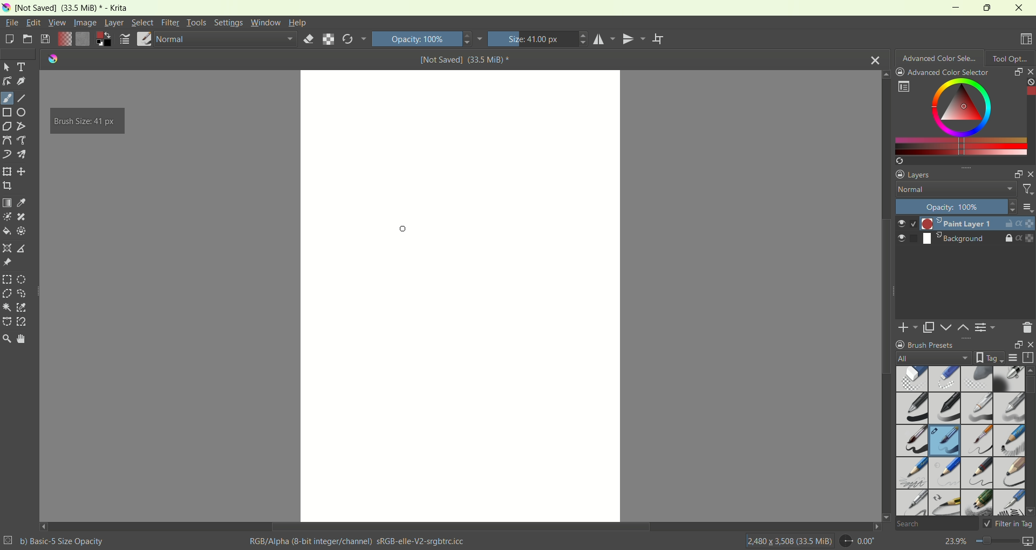 The width and height of the screenshot is (1036, 550). What do you see at coordinates (1015, 345) in the screenshot?
I see `float docker` at bounding box center [1015, 345].